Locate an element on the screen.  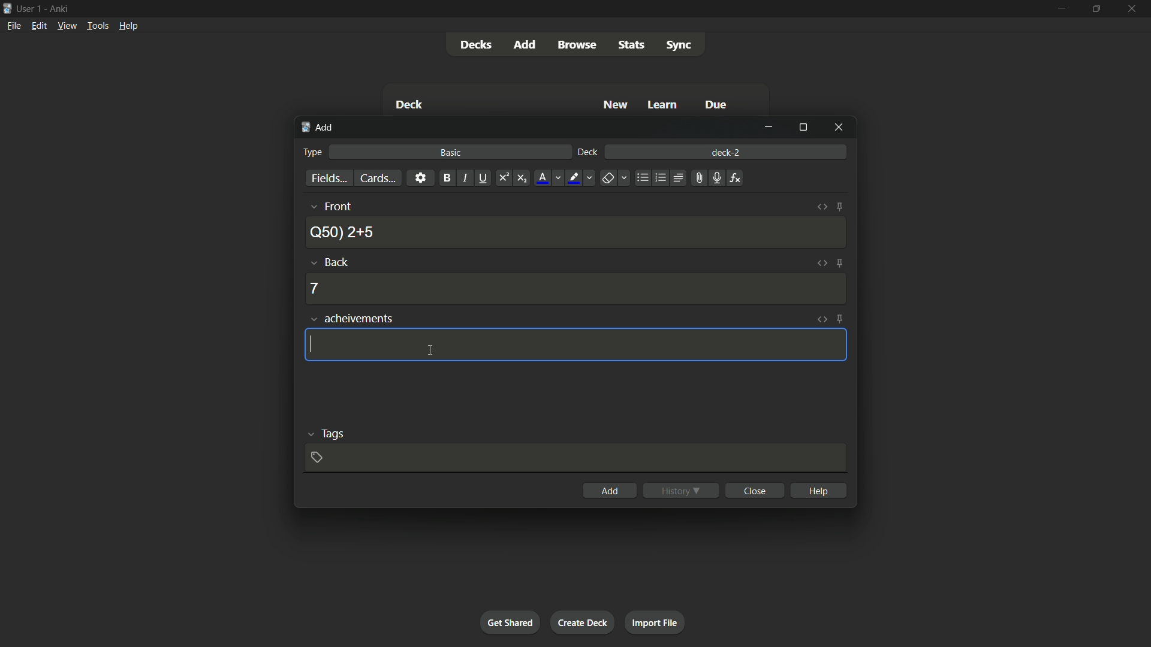
view menu is located at coordinates (67, 26).